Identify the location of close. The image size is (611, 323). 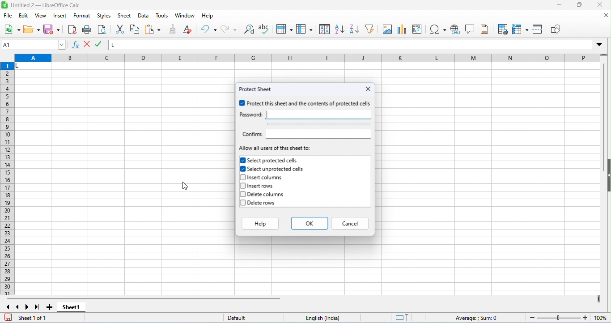
(599, 5).